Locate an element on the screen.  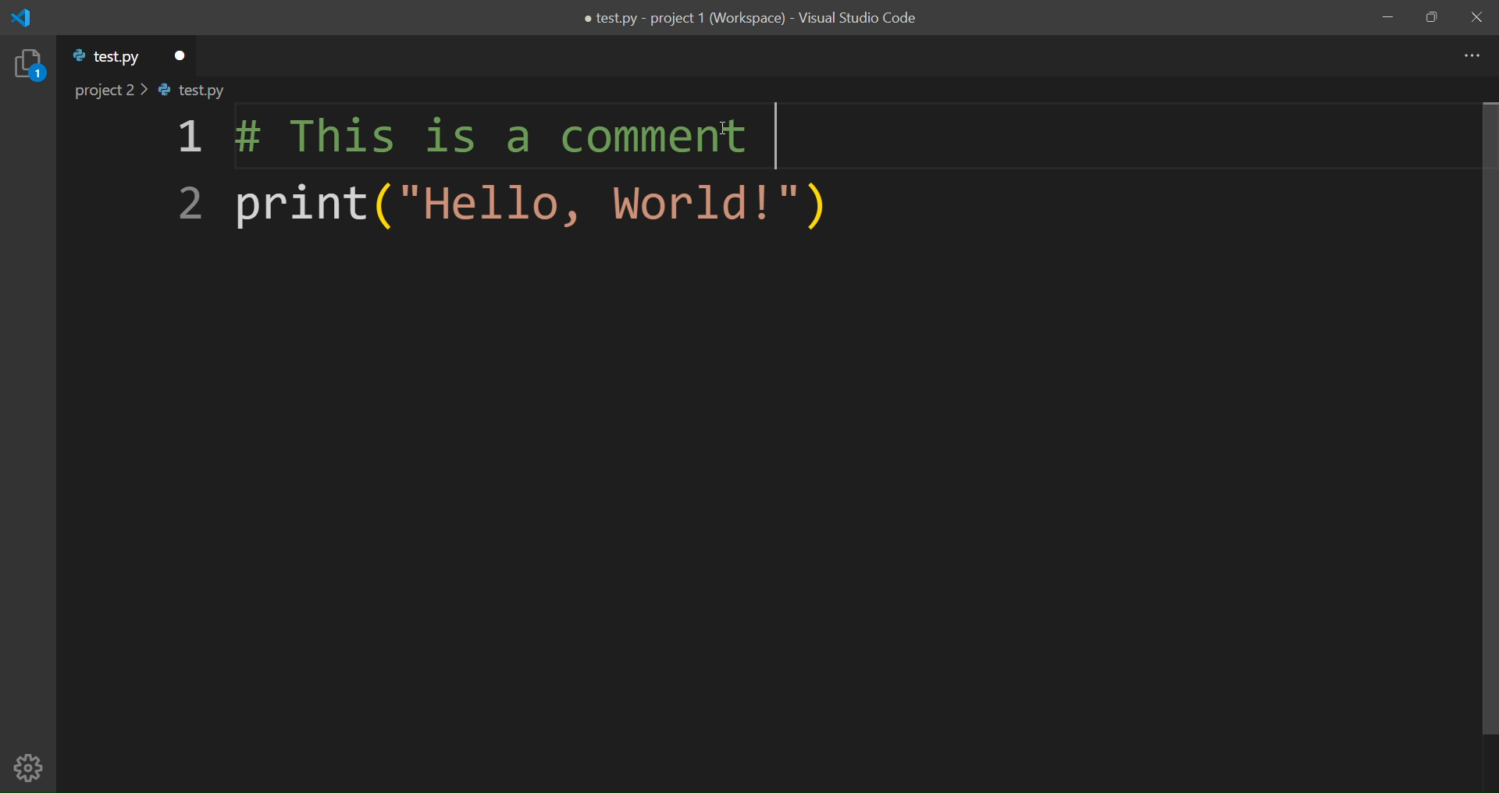
title is located at coordinates (746, 20).